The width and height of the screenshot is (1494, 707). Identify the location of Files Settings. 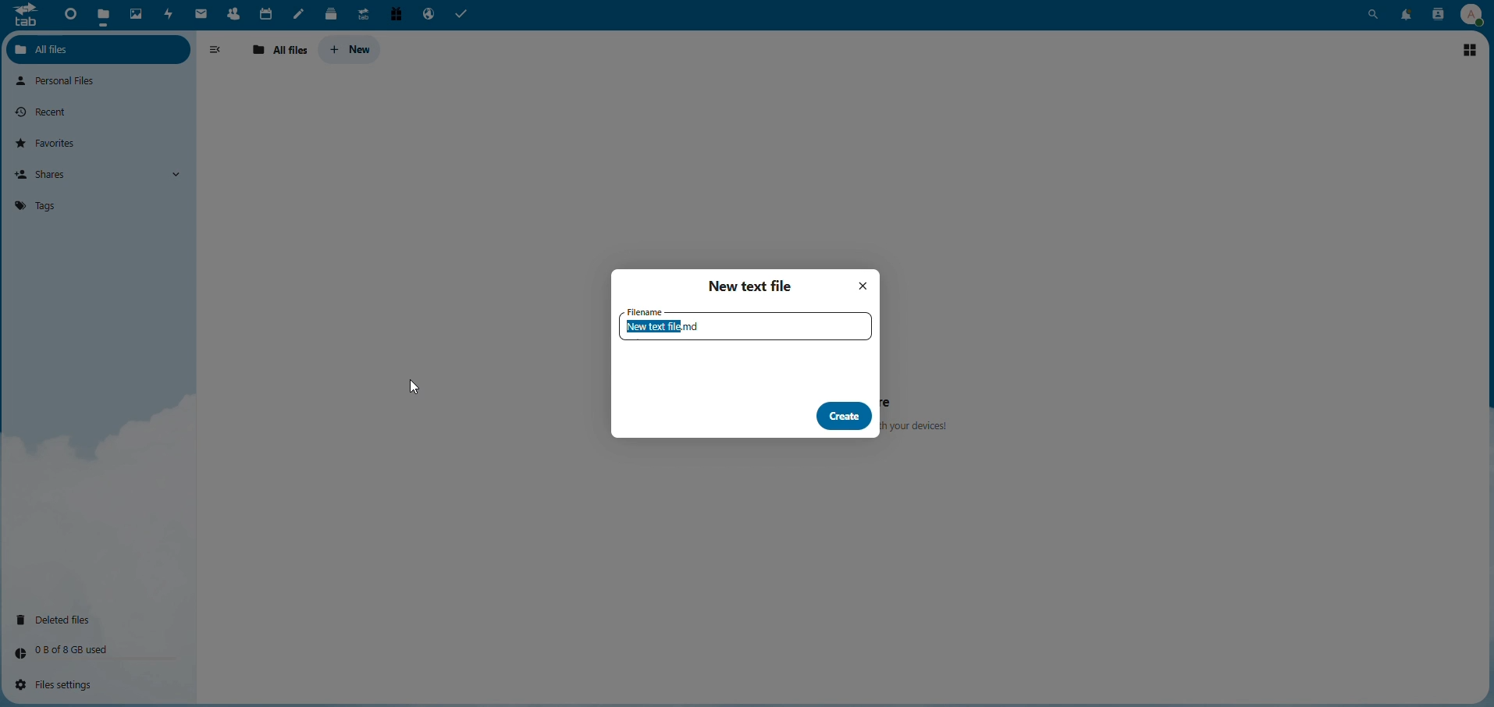
(62, 685).